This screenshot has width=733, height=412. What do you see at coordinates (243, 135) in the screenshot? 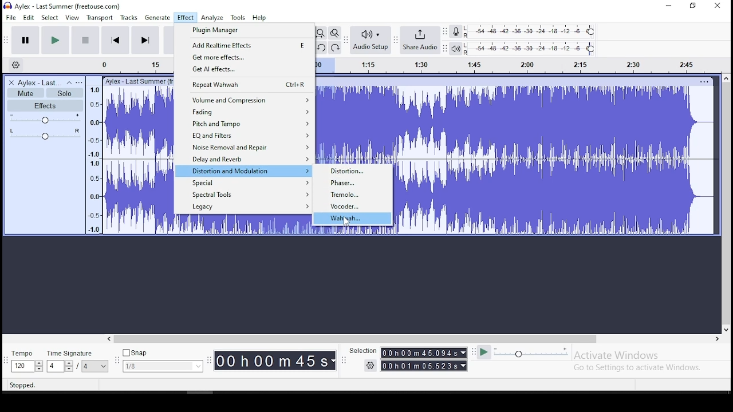
I see `EQ and filters` at bounding box center [243, 135].